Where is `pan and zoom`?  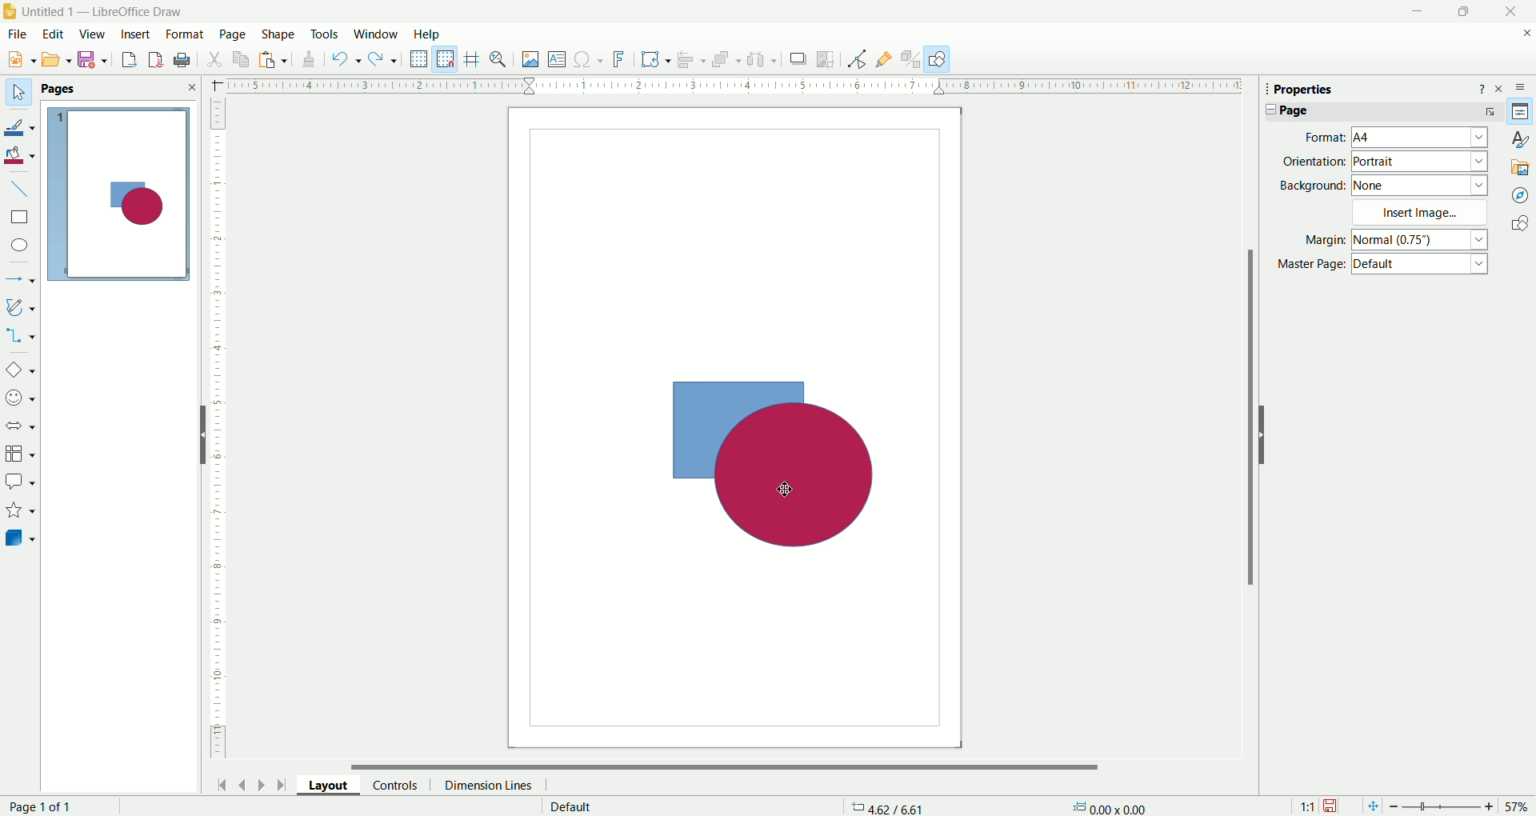
pan and zoom is located at coordinates (502, 59).